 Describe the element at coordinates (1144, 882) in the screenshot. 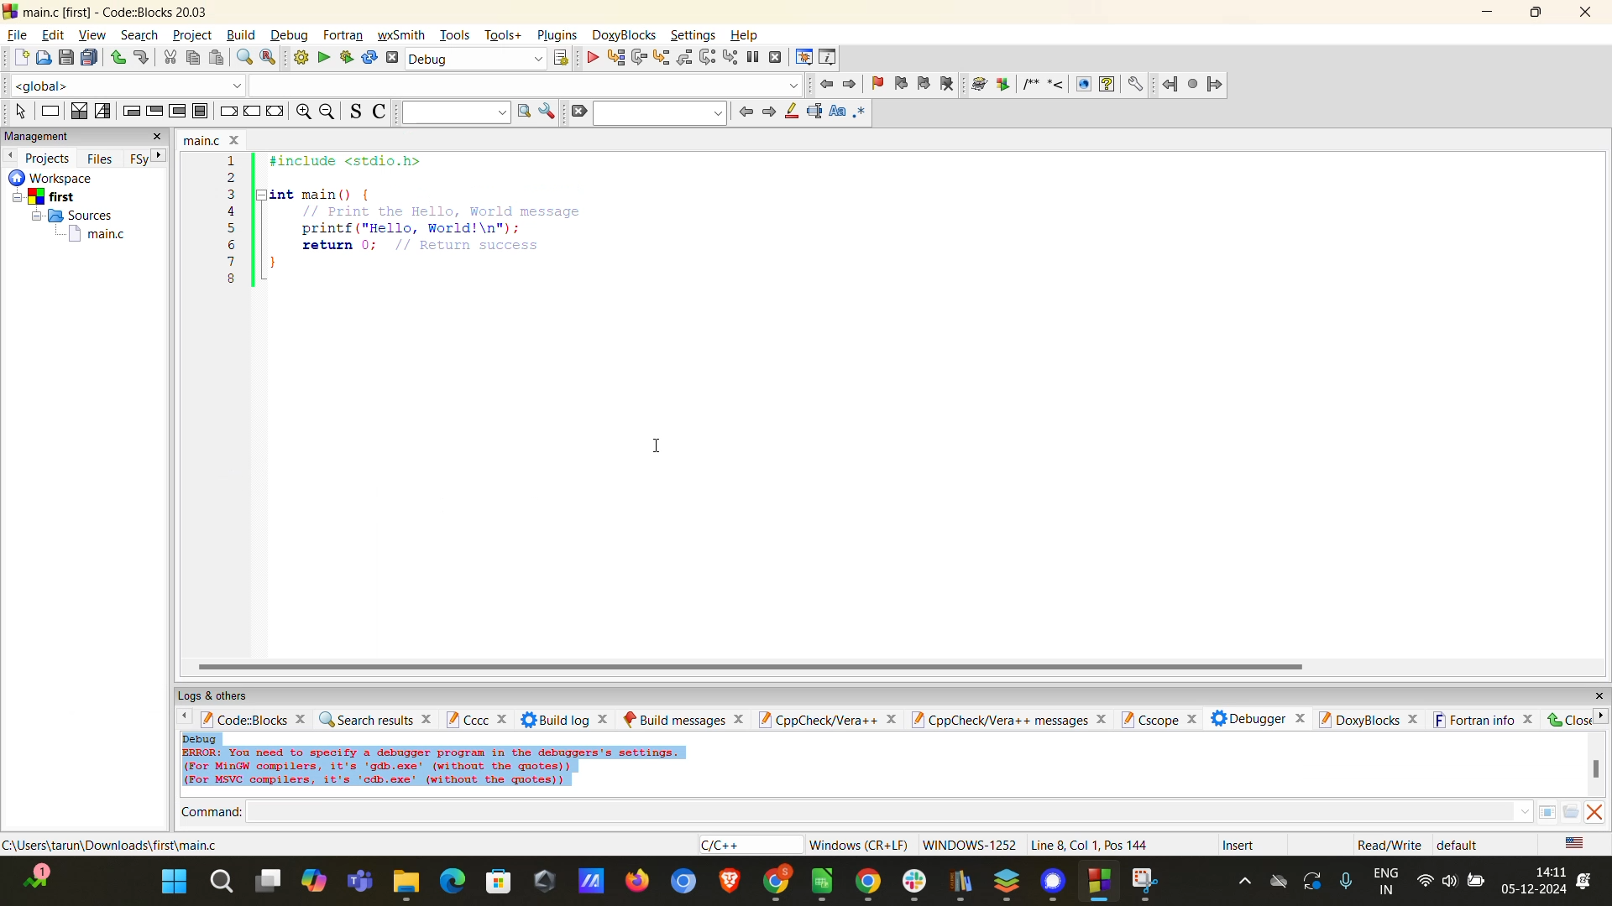

I see `snipping tool ` at that location.